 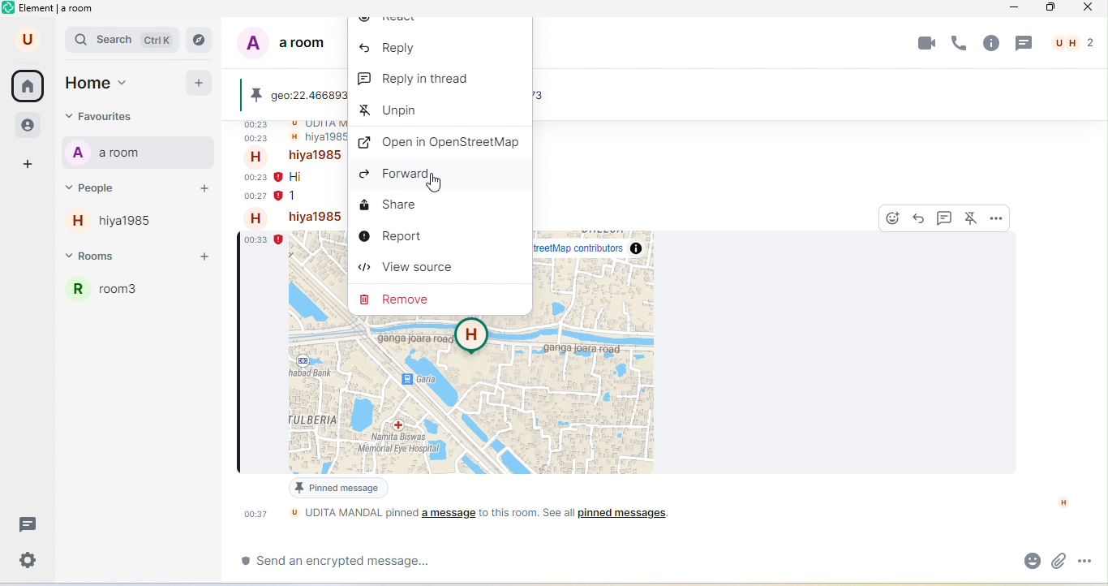 I want to click on report, so click(x=391, y=237).